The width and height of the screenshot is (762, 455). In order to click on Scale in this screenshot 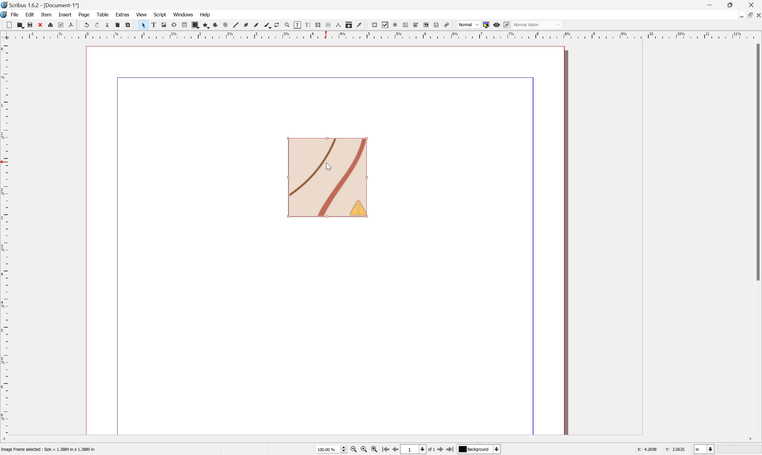, I will do `click(5, 238)`.